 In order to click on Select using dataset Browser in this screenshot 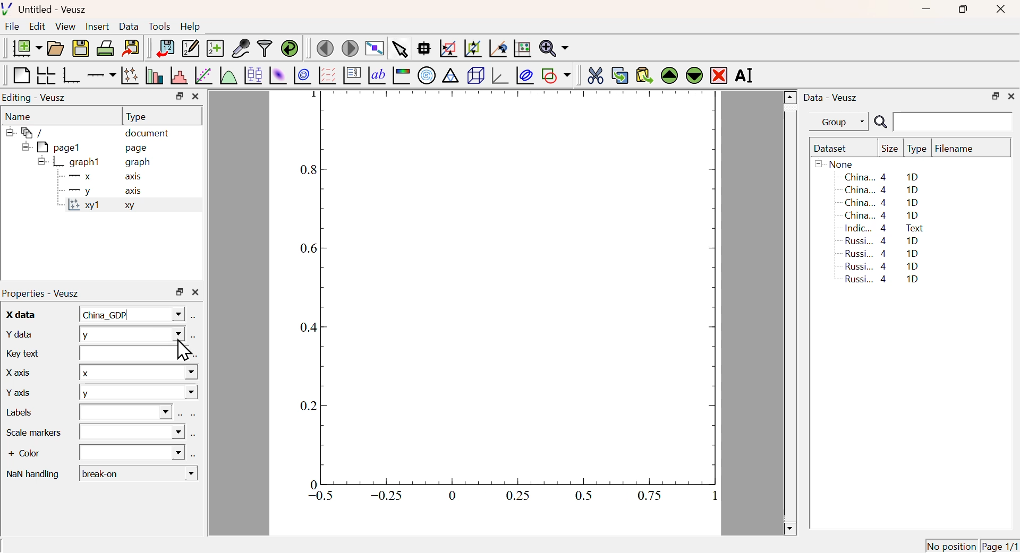, I will do `click(195, 317)`.